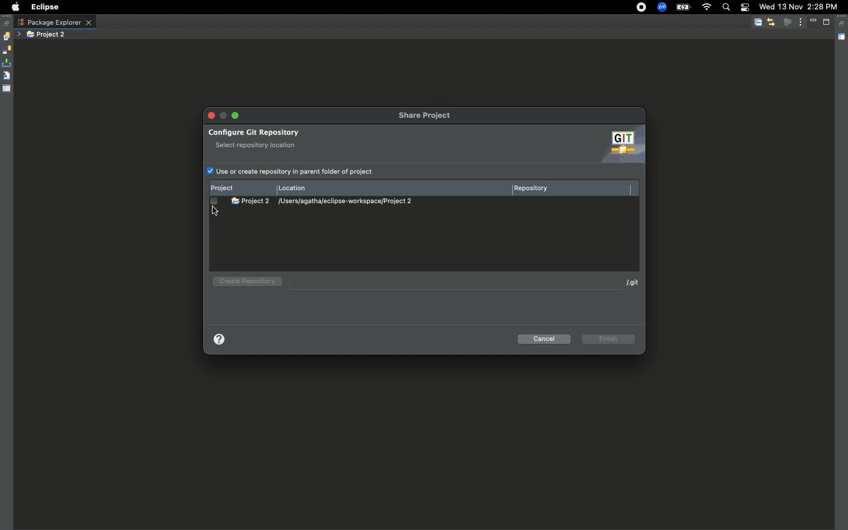  Describe the element at coordinates (758, 23) in the screenshot. I see `Collapse all` at that location.